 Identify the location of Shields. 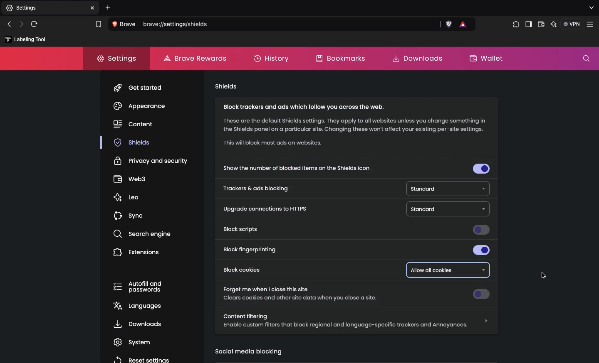
(226, 87).